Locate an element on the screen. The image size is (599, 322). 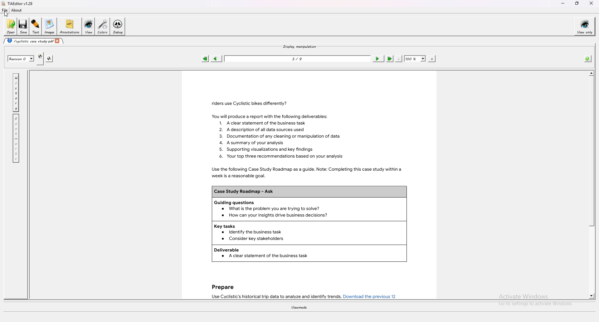
scroll up is located at coordinates (591, 73).